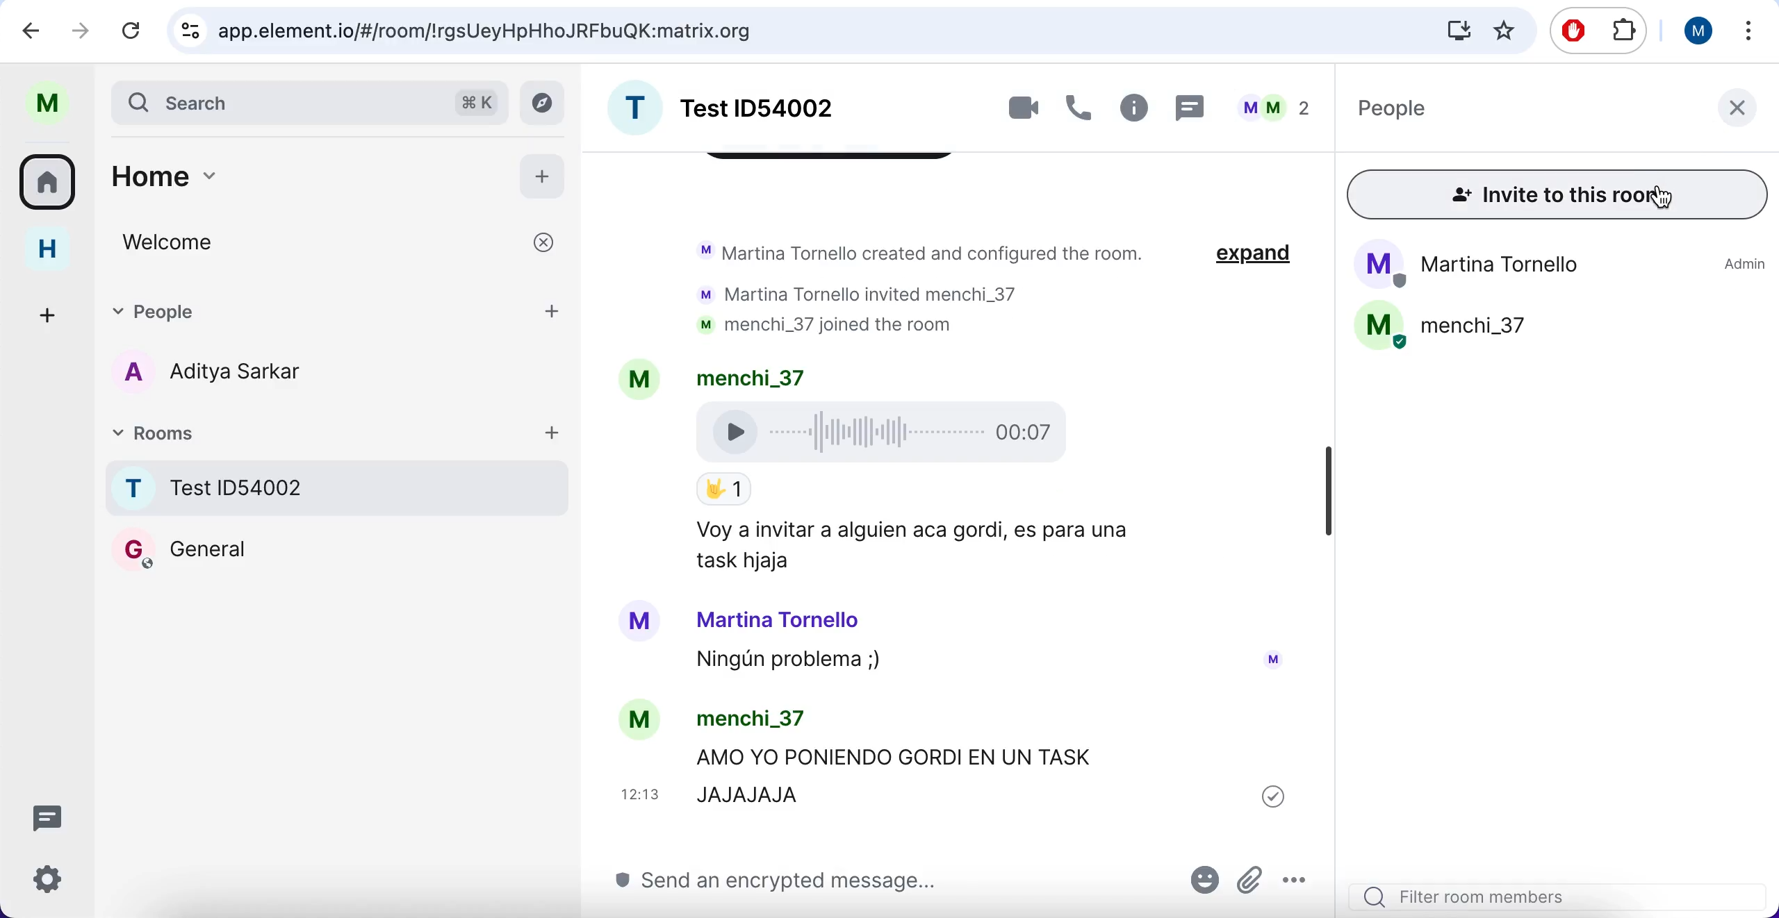 The height and width of the screenshot is (918, 1779). Describe the element at coordinates (1700, 32) in the screenshot. I see `user` at that location.